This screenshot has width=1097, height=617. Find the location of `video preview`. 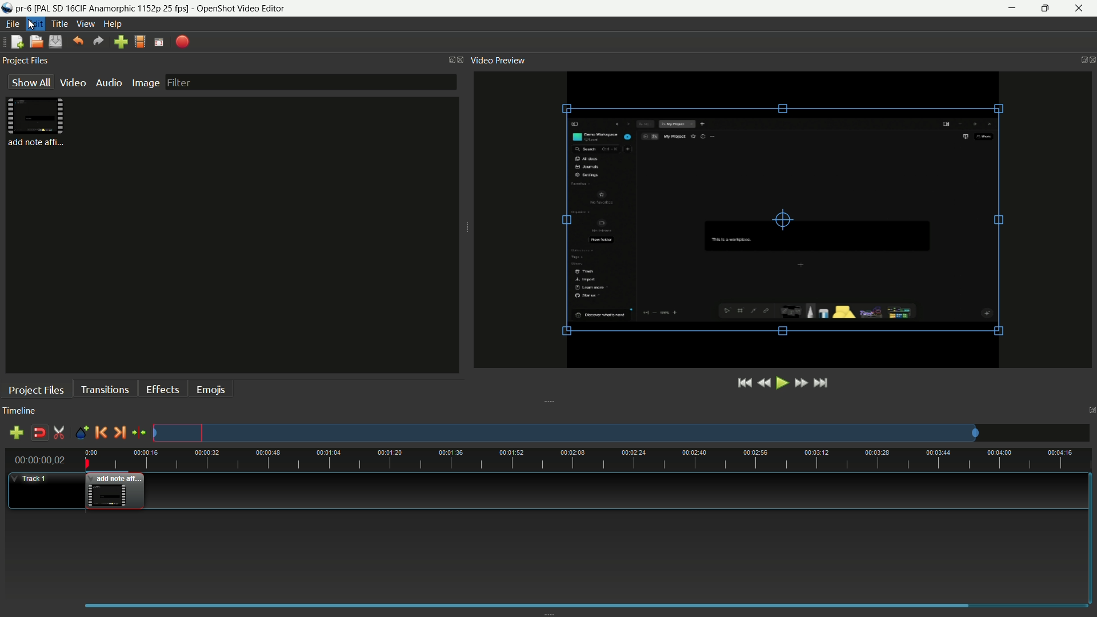

video preview is located at coordinates (498, 60).